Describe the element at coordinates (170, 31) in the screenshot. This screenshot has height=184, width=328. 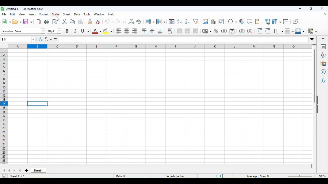
I see `wRap text ` at that location.